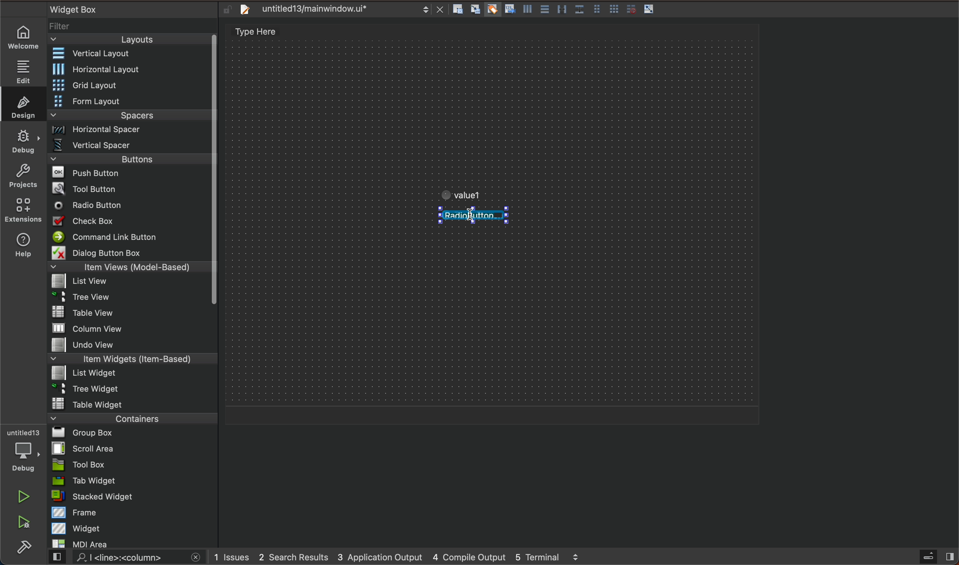 Image resolution: width=959 pixels, height=565 pixels. What do you see at coordinates (134, 480) in the screenshot?
I see `tab` at bounding box center [134, 480].